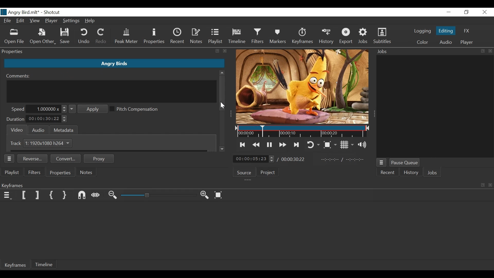 This screenshot has height=278, width=494. What do you see at coordinates (34, 20) in the screenshot?
I see `View` at bounding box center [34, 20].